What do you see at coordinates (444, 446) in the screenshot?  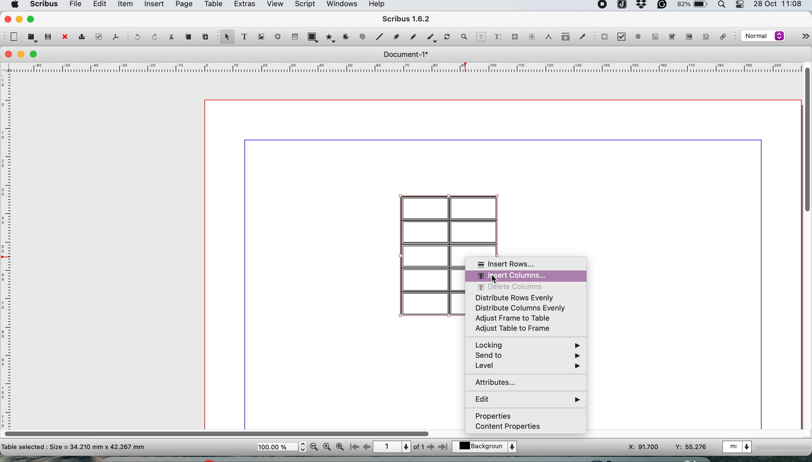 I see `go to last page` at bounding box center [444, 446].